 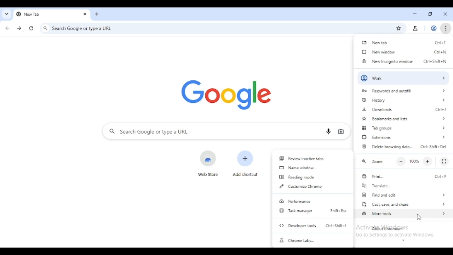 I want to click on shortcut for new tab, so click(x=441, y=42).